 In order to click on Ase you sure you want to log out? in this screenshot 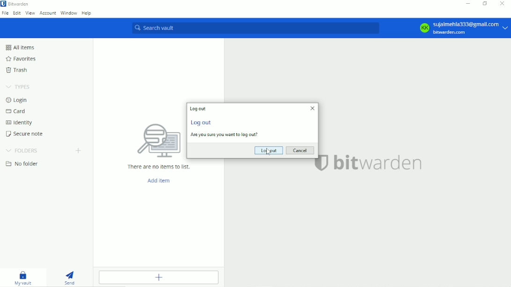, I will do `click(225, 135)`.